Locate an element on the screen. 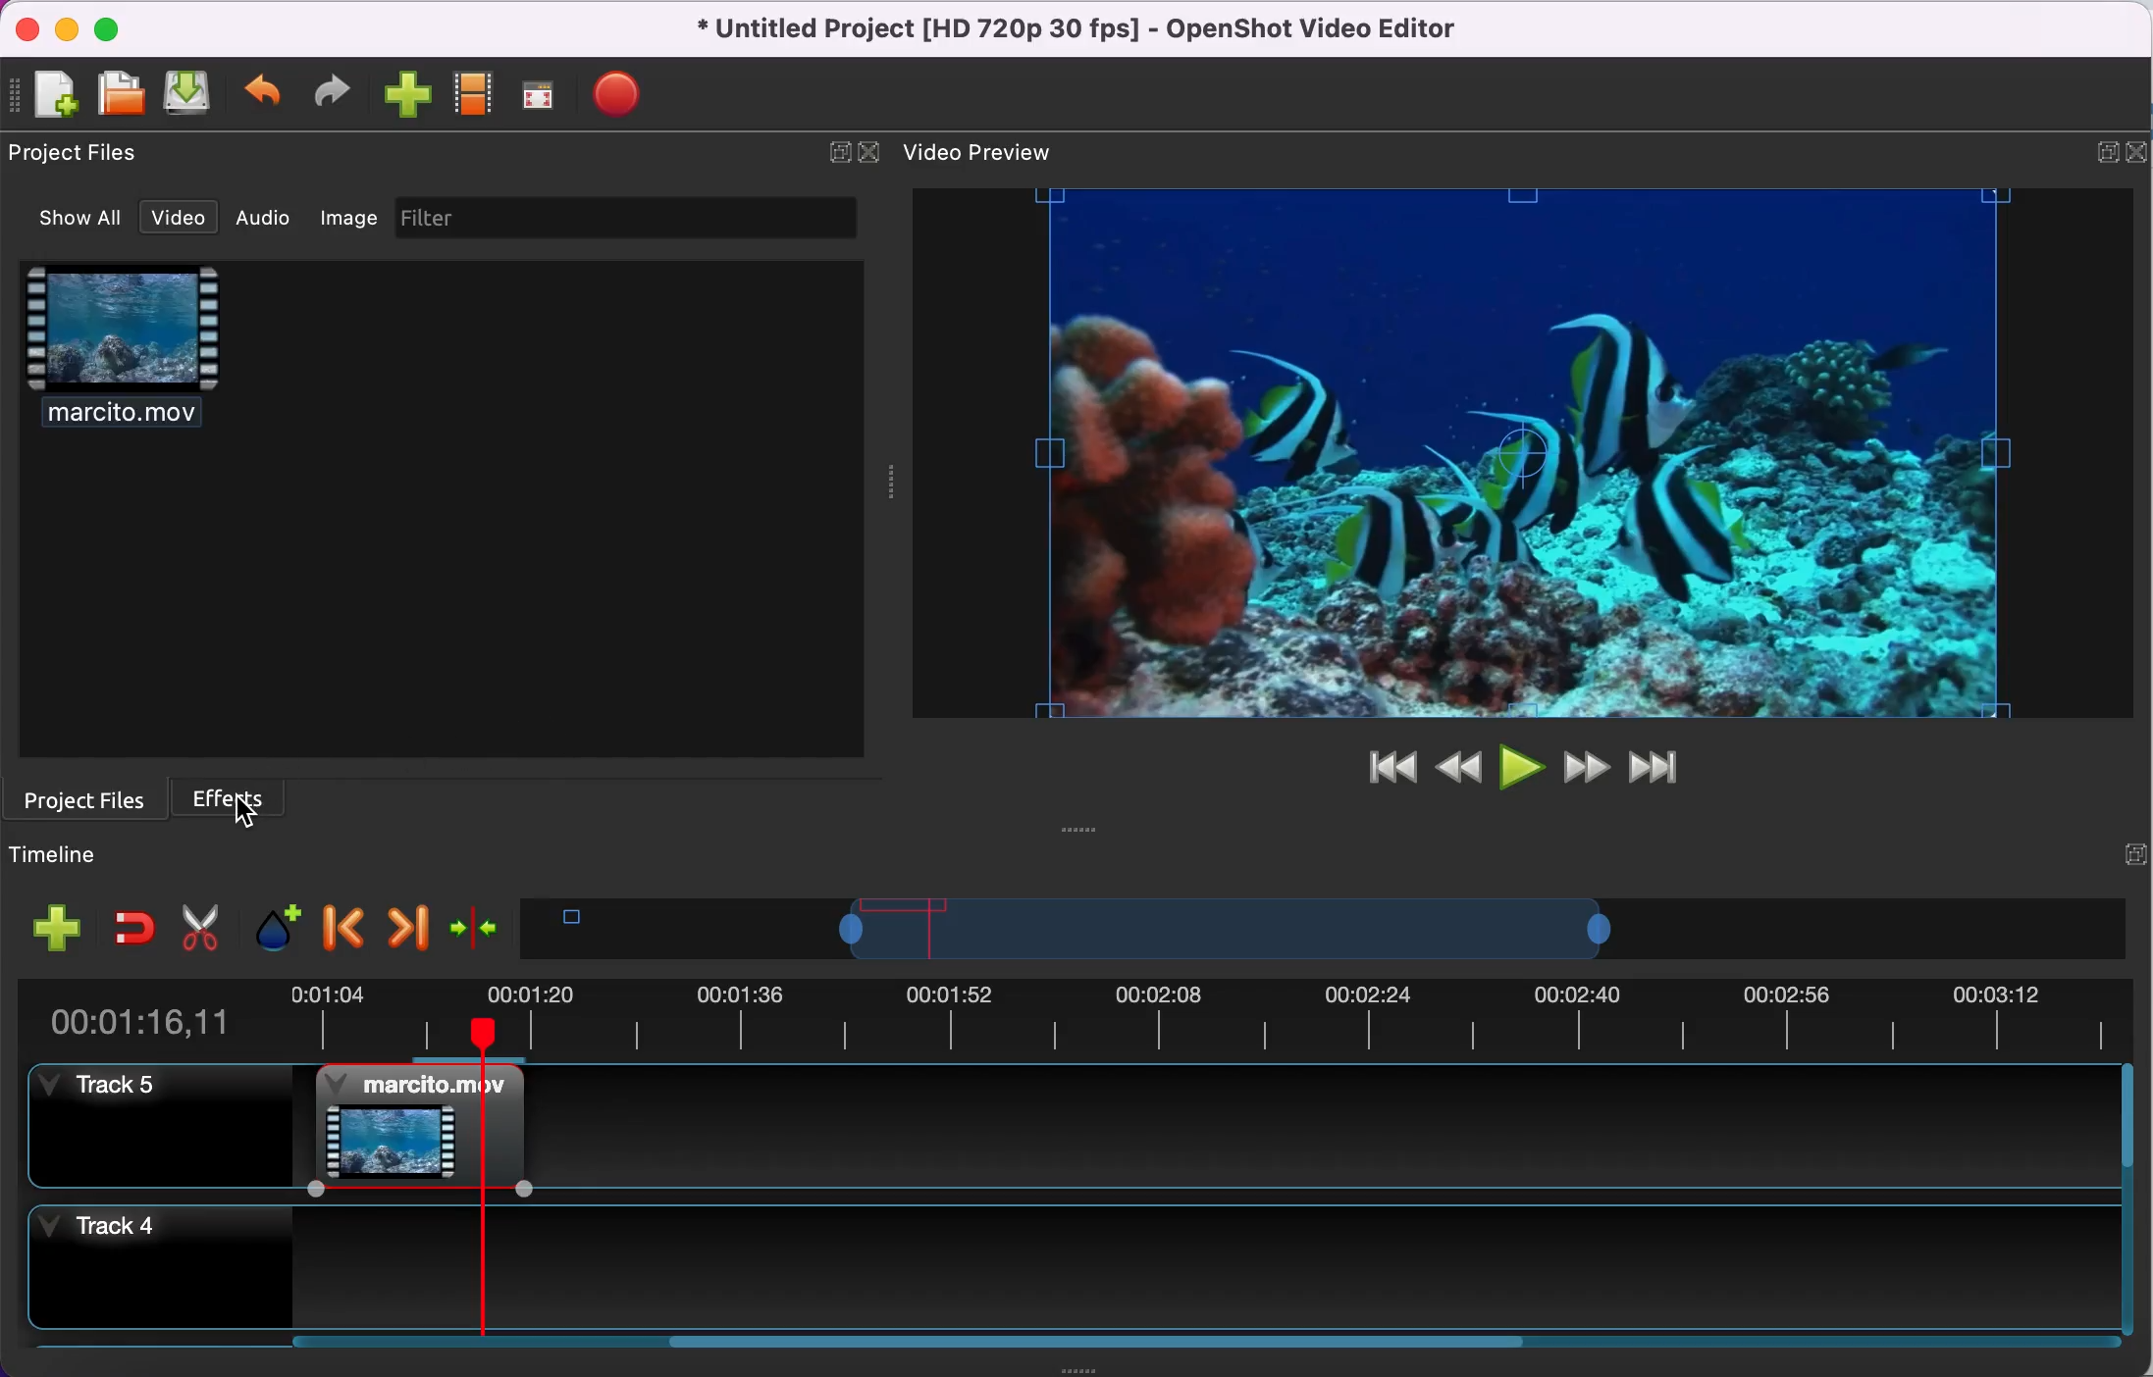 The width and height of the screenshot is (2153, 1377). filtr is located at coordinates (616, 219).